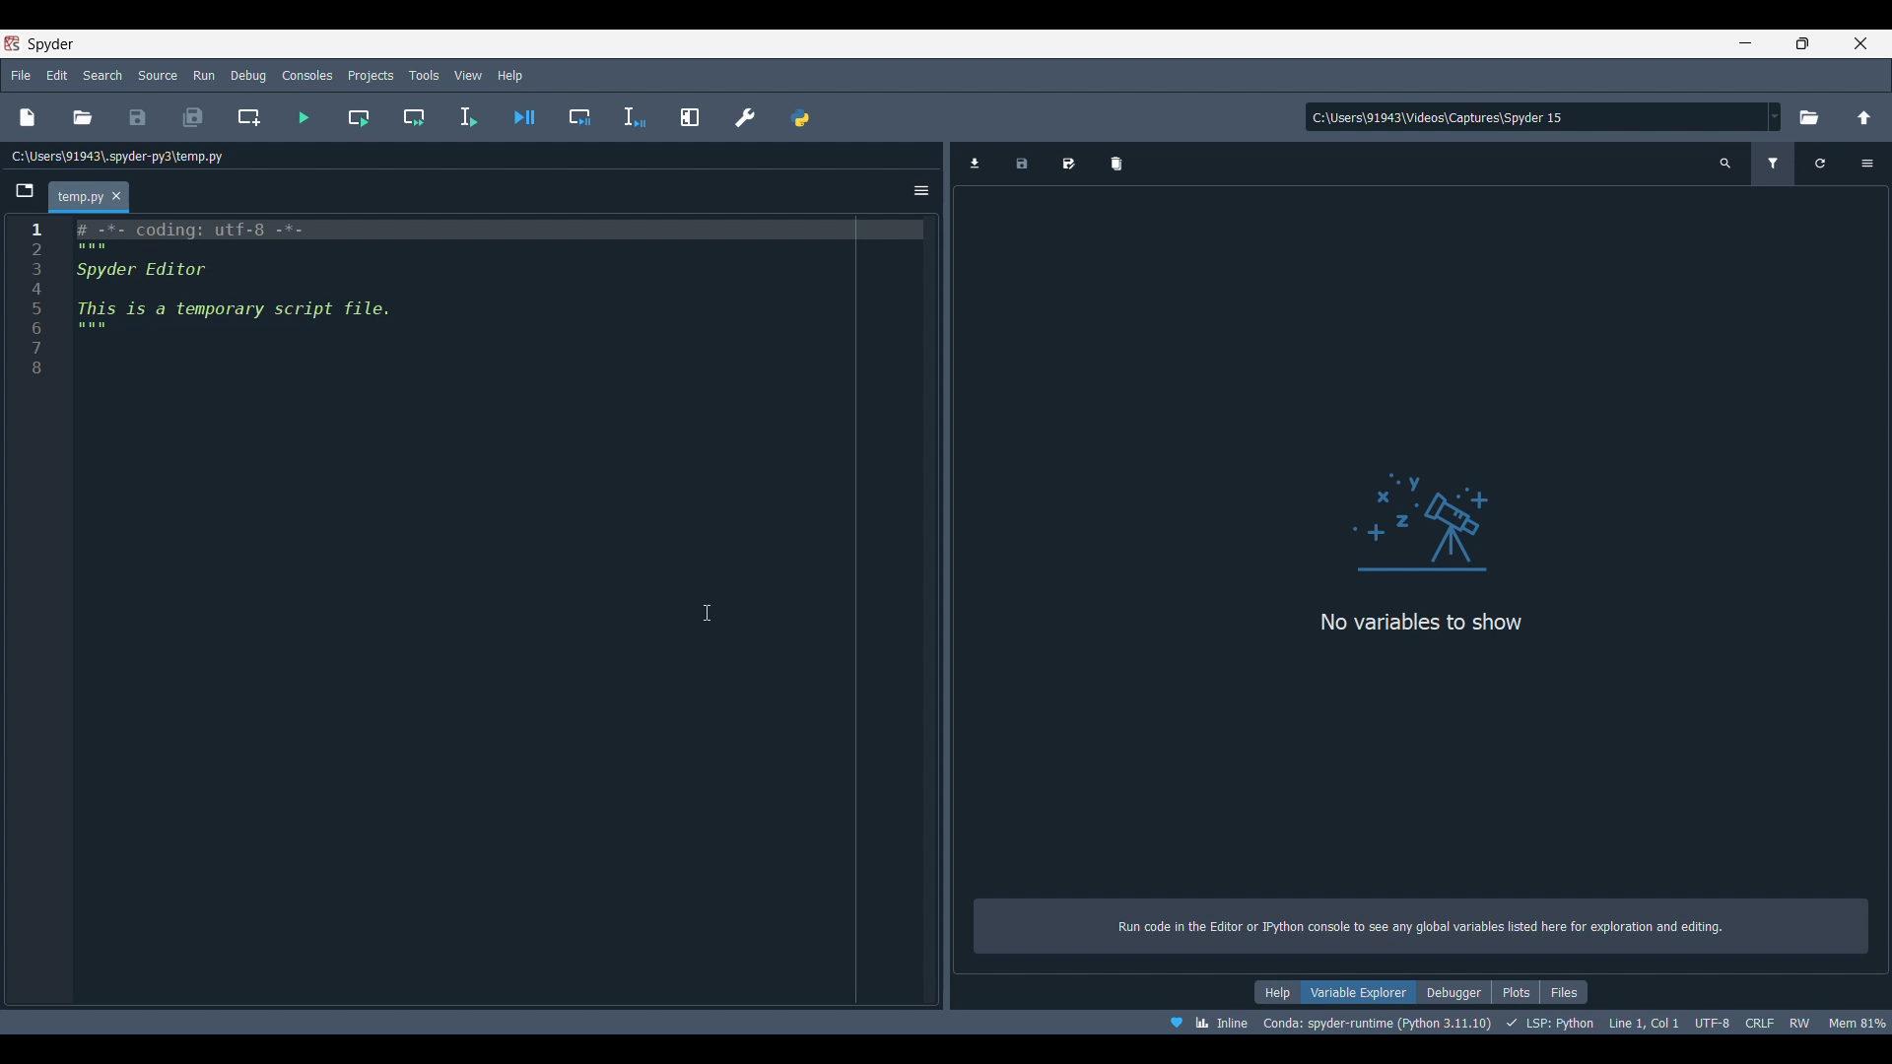 Image resolution: width=1892 pixels, height=1064 pixels. Describe the element at coordinates (691, 117) in the screenshot. I see `Maximize current pane` at that location.